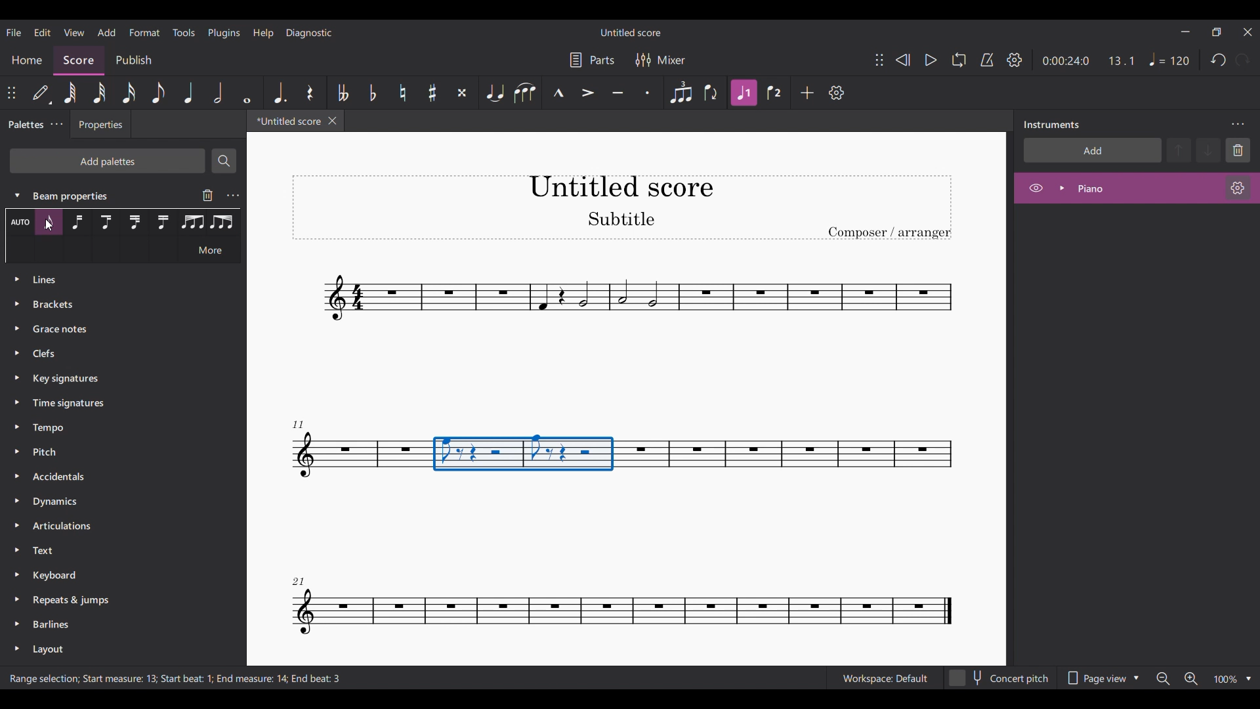  What do you see at coordinates (117, 284) in the screenshot?
I see `Lines` at bounding box center [117, 284].